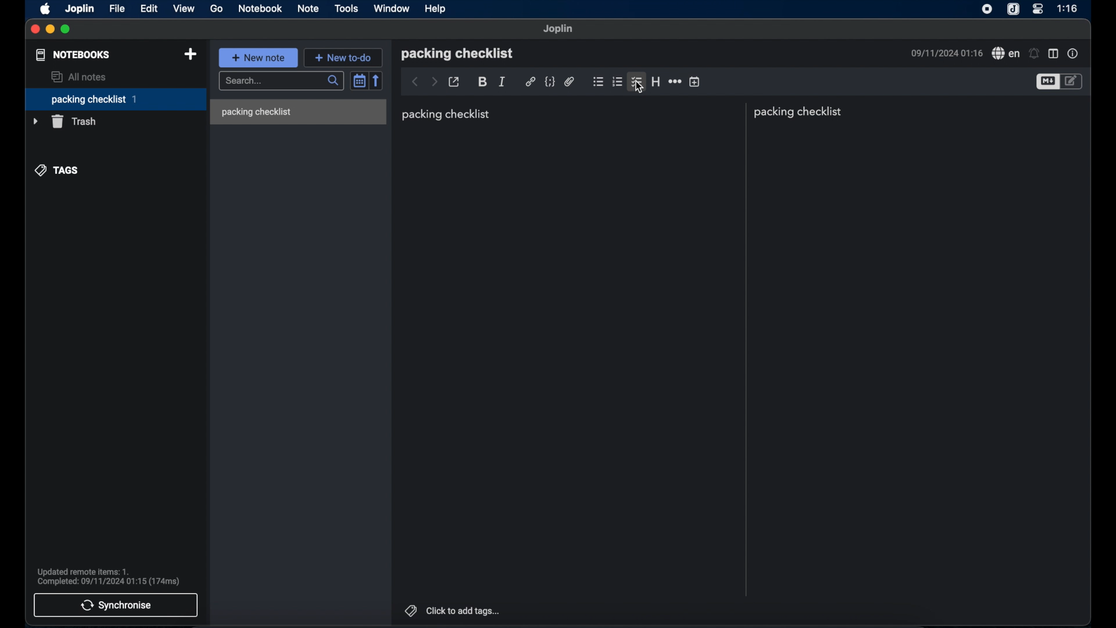  Describe the element at coordinates (945, 53) in the screenshot. I see `09/11/2024 01:16` at that location.